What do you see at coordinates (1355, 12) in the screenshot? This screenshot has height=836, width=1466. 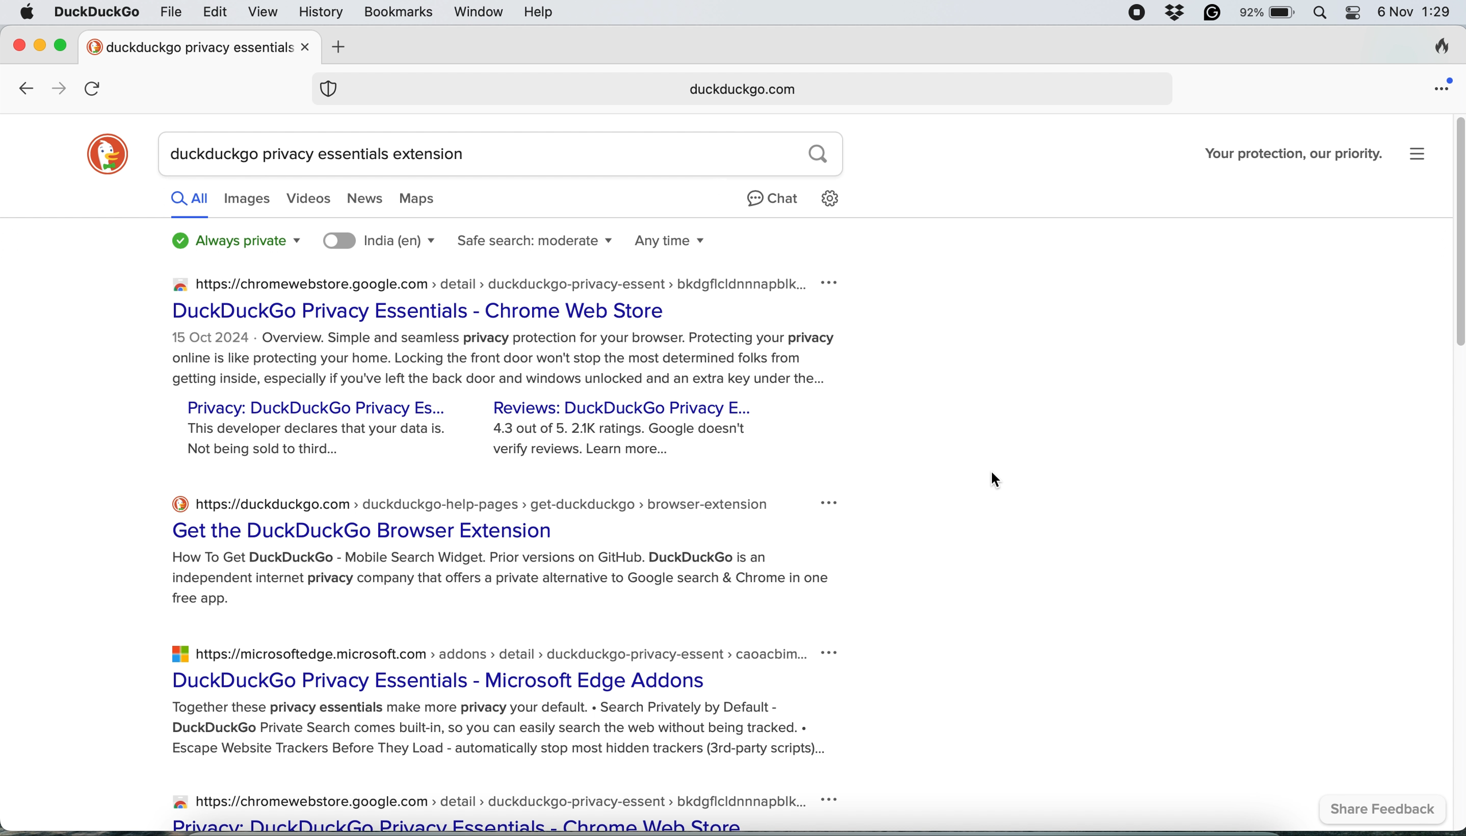 I see `control center` at bounding box center [1355, 12].